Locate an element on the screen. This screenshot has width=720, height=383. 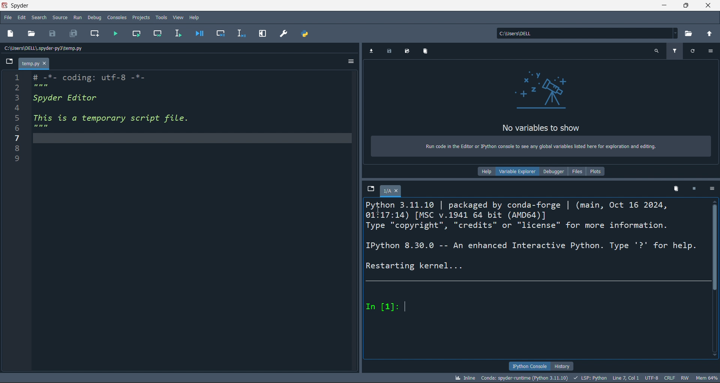
c:\users\dell is located at coordinates (587, 32).